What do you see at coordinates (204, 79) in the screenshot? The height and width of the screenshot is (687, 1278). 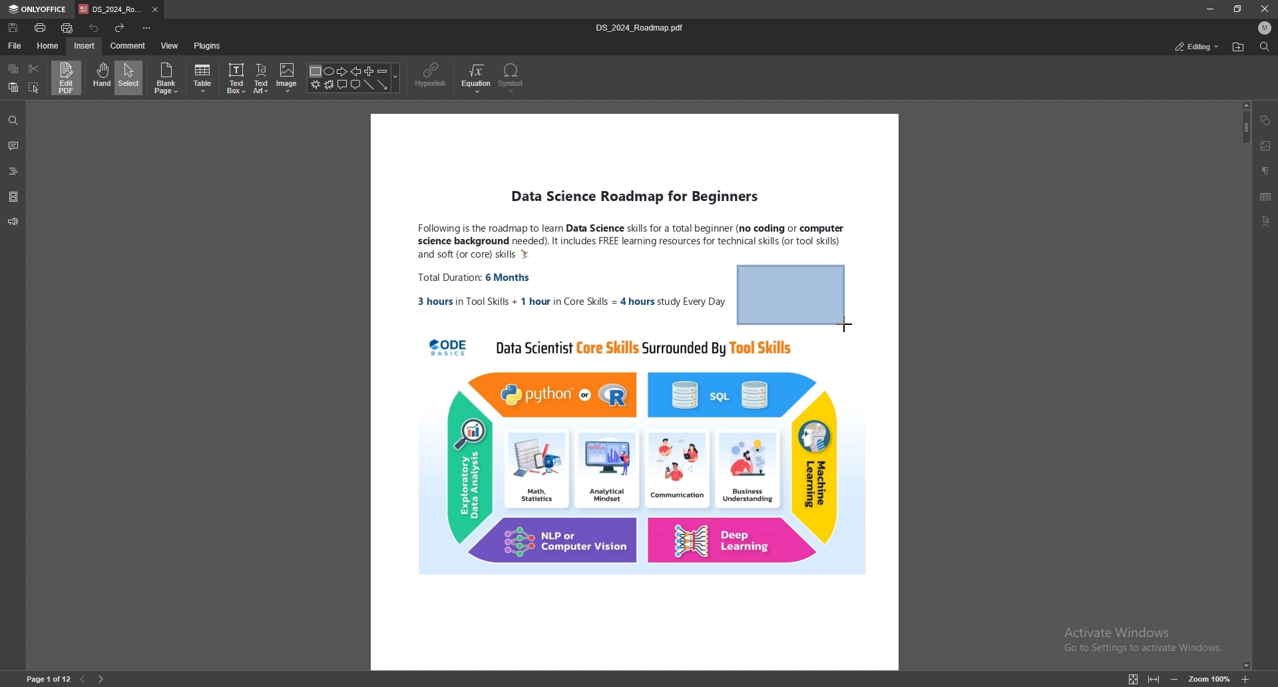 I see `table` at bounding box center [204, 79].